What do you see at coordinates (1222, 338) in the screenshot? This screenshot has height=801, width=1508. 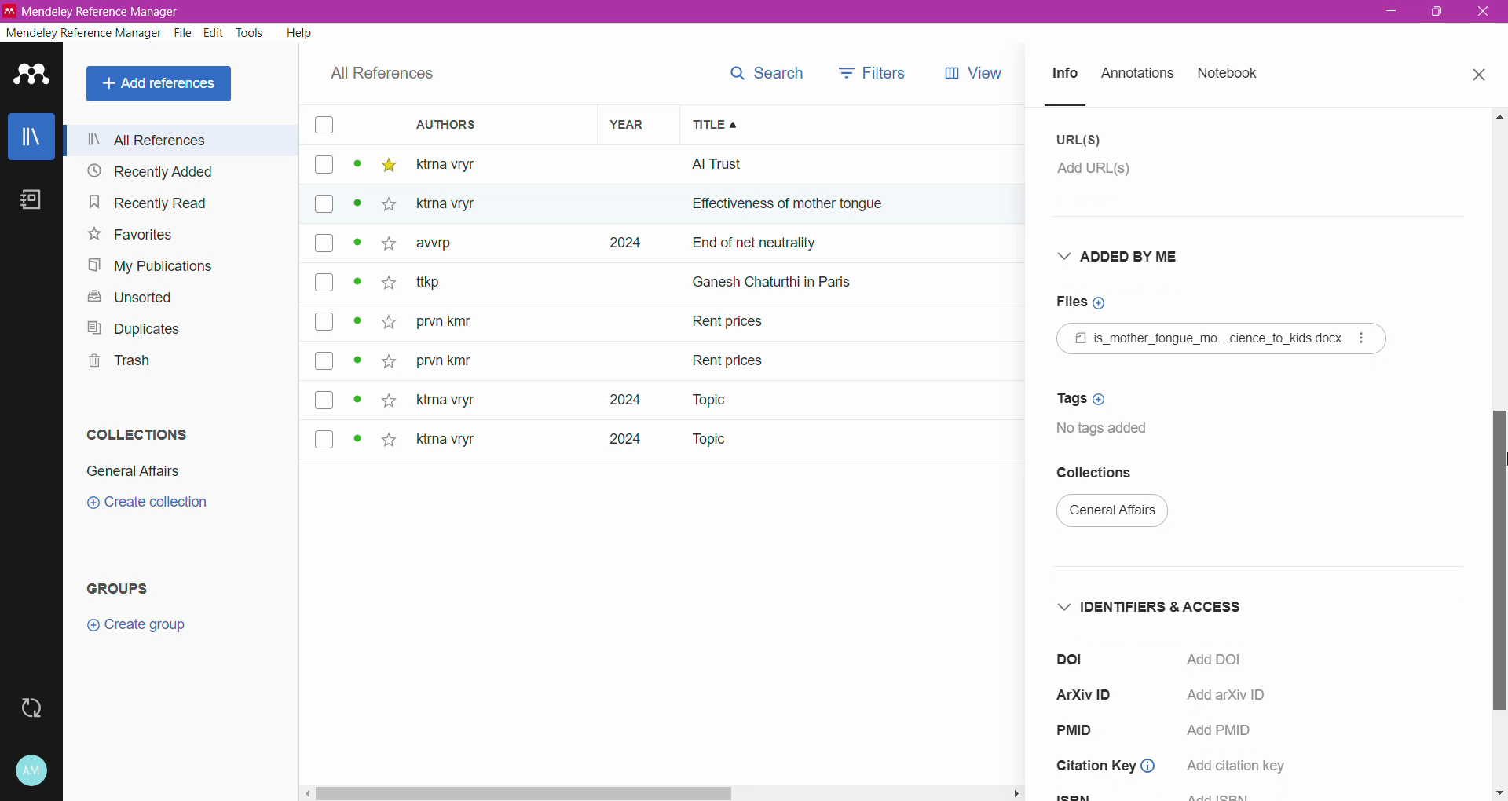 I see `Reference File ` at bounding box center [1222, 338].